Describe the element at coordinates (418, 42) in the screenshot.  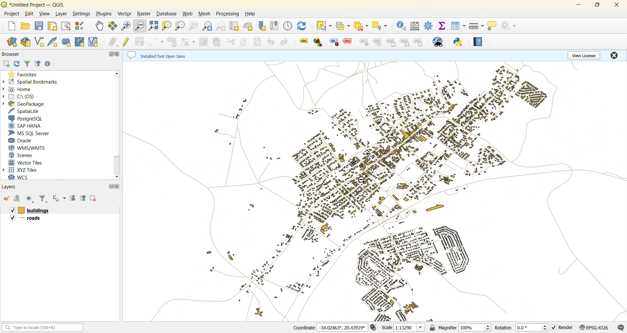
I see `label` at that location.